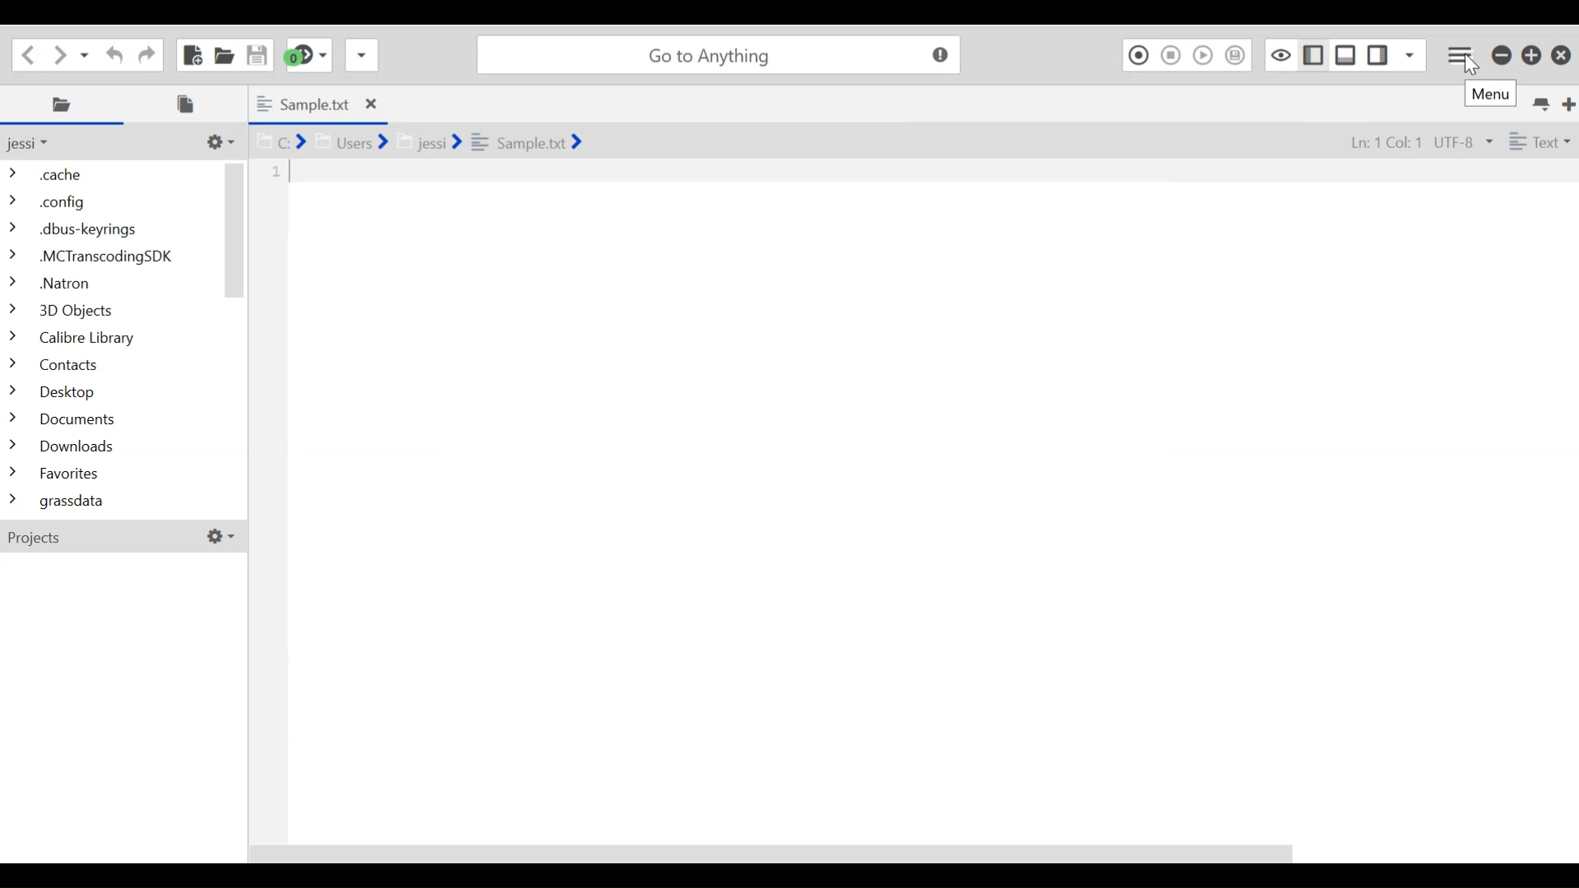 The width and height of the screenshot is (1579, 888). Describe the element at coordinates (224, 53) in the screenshot. I see `Open file` at that location.